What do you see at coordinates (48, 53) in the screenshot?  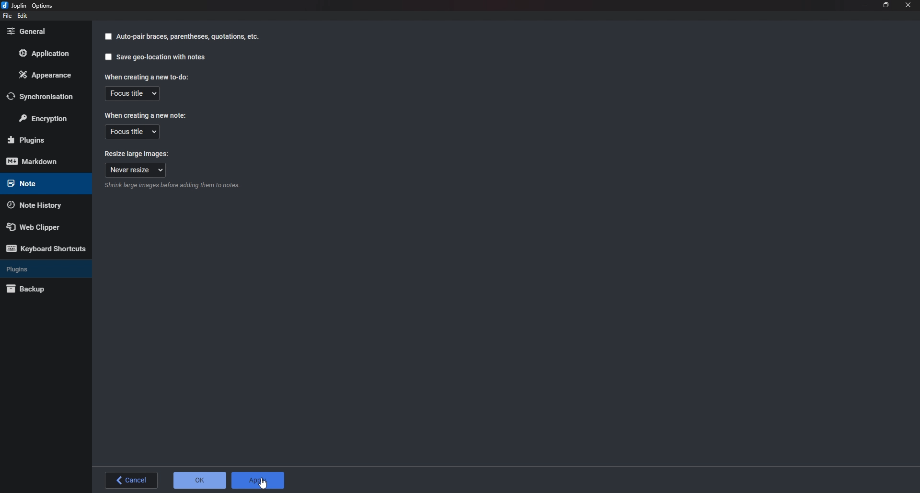 I see `Application` at bounding box center [48, 53].